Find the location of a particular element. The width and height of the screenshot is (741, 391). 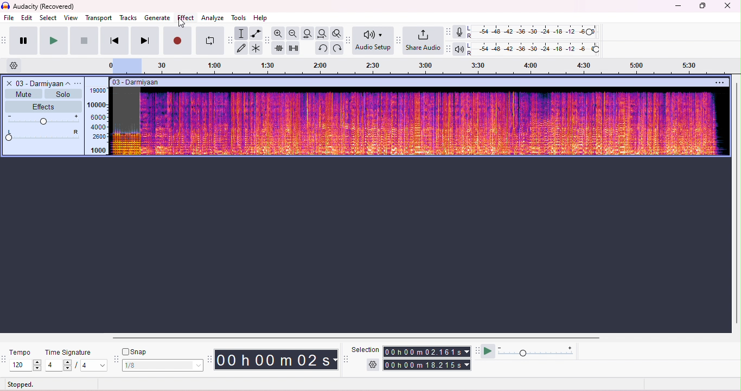

trim outside selection is located at coordinates (279, 48).